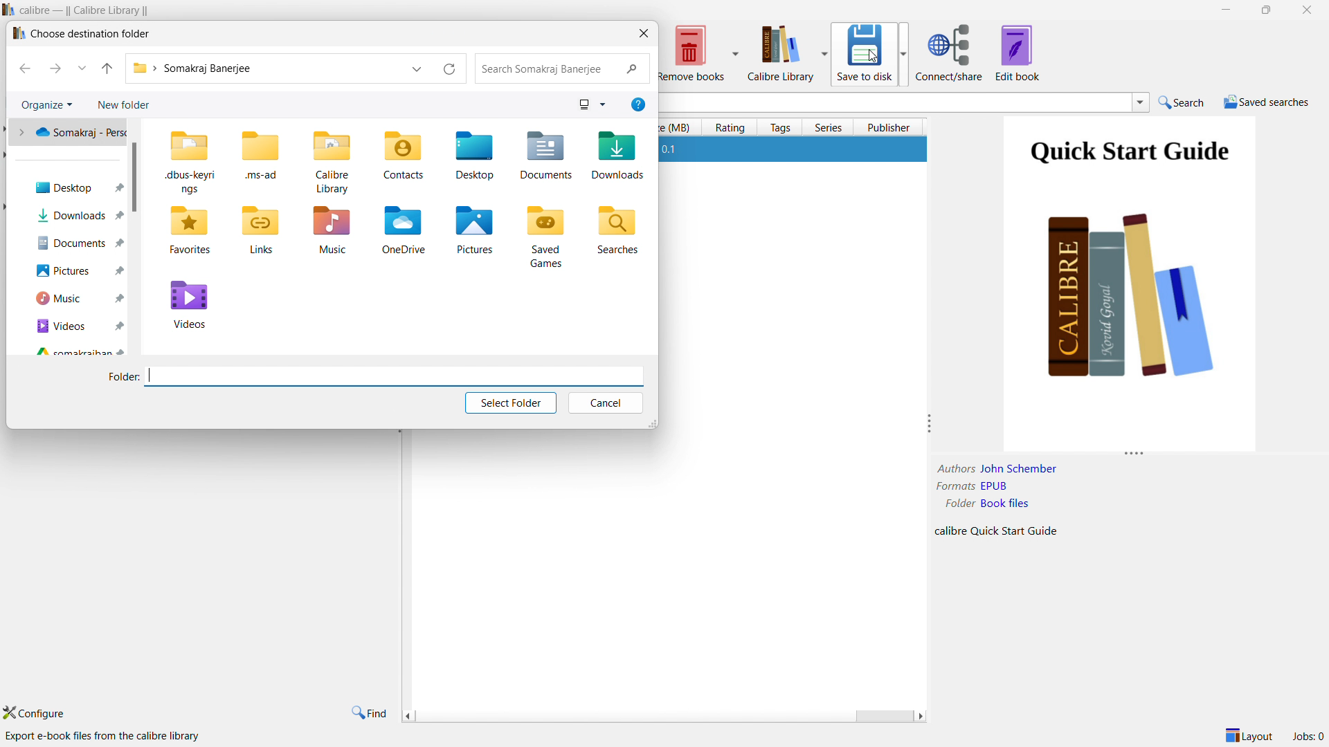 The width and height of the screenshot is (1329, 747). Describe the element at coordinates (1227, 8) in the screenshot. I see `minimize` at that location.